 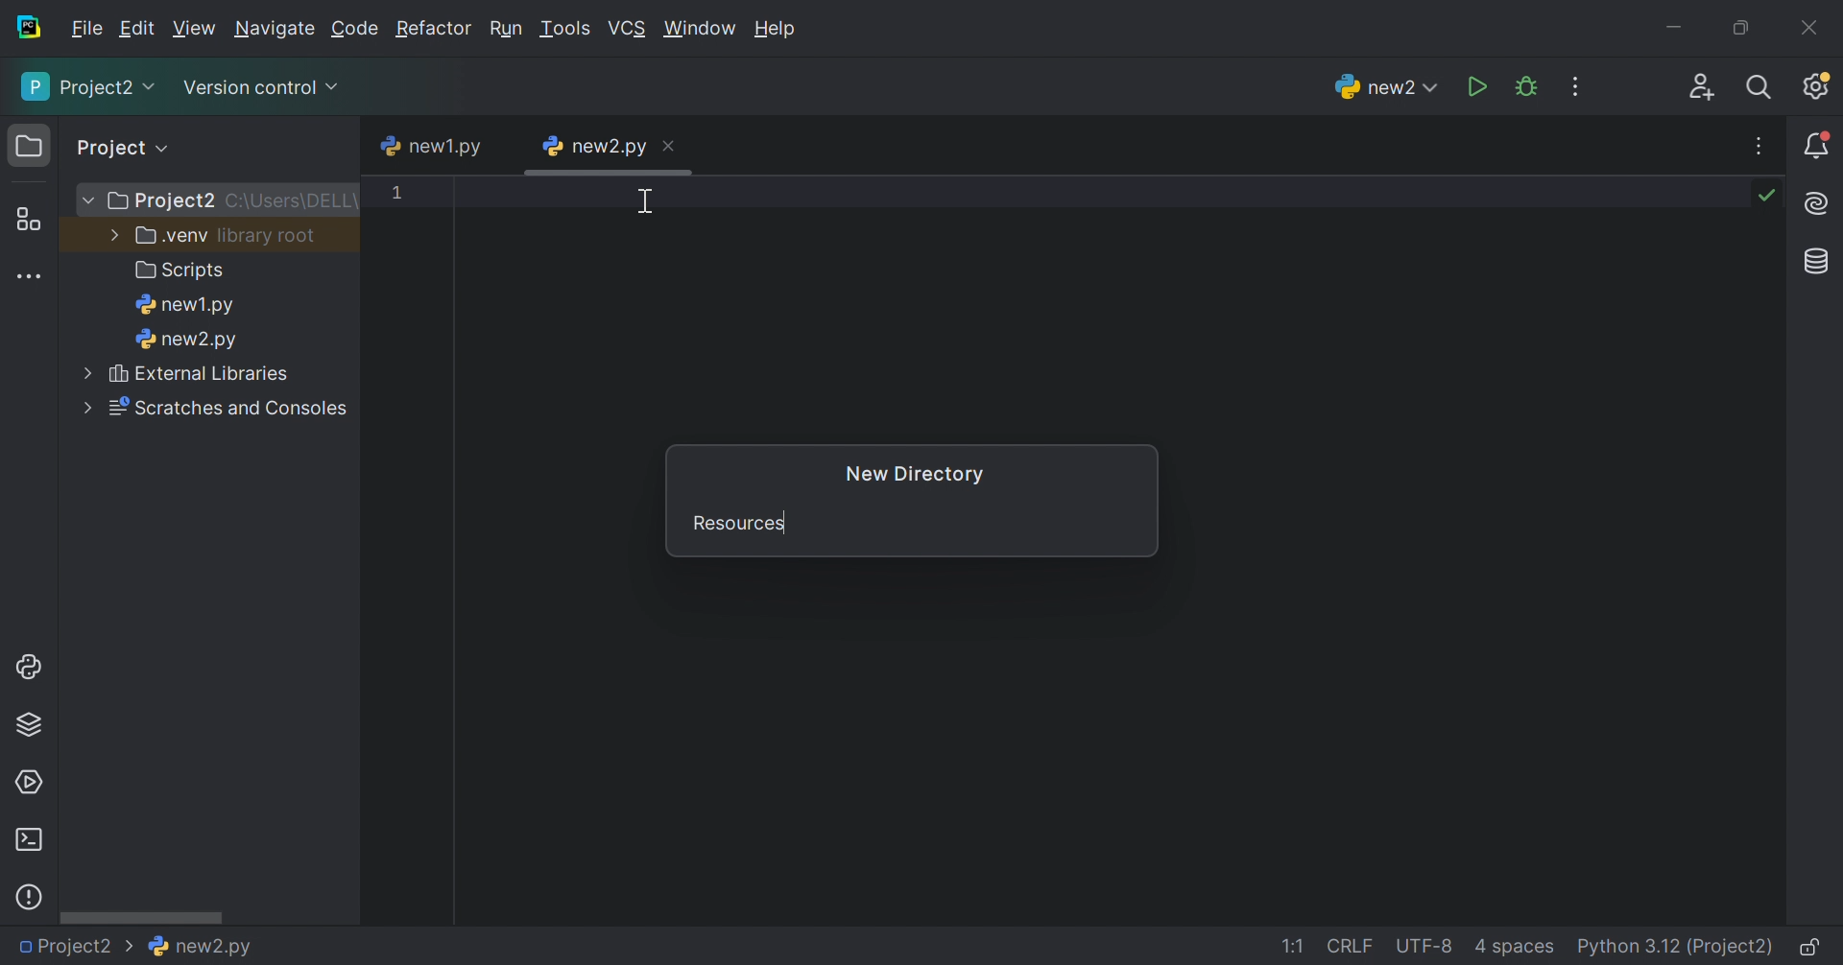 I want to click on Project icon, so click(x=30, y=143).